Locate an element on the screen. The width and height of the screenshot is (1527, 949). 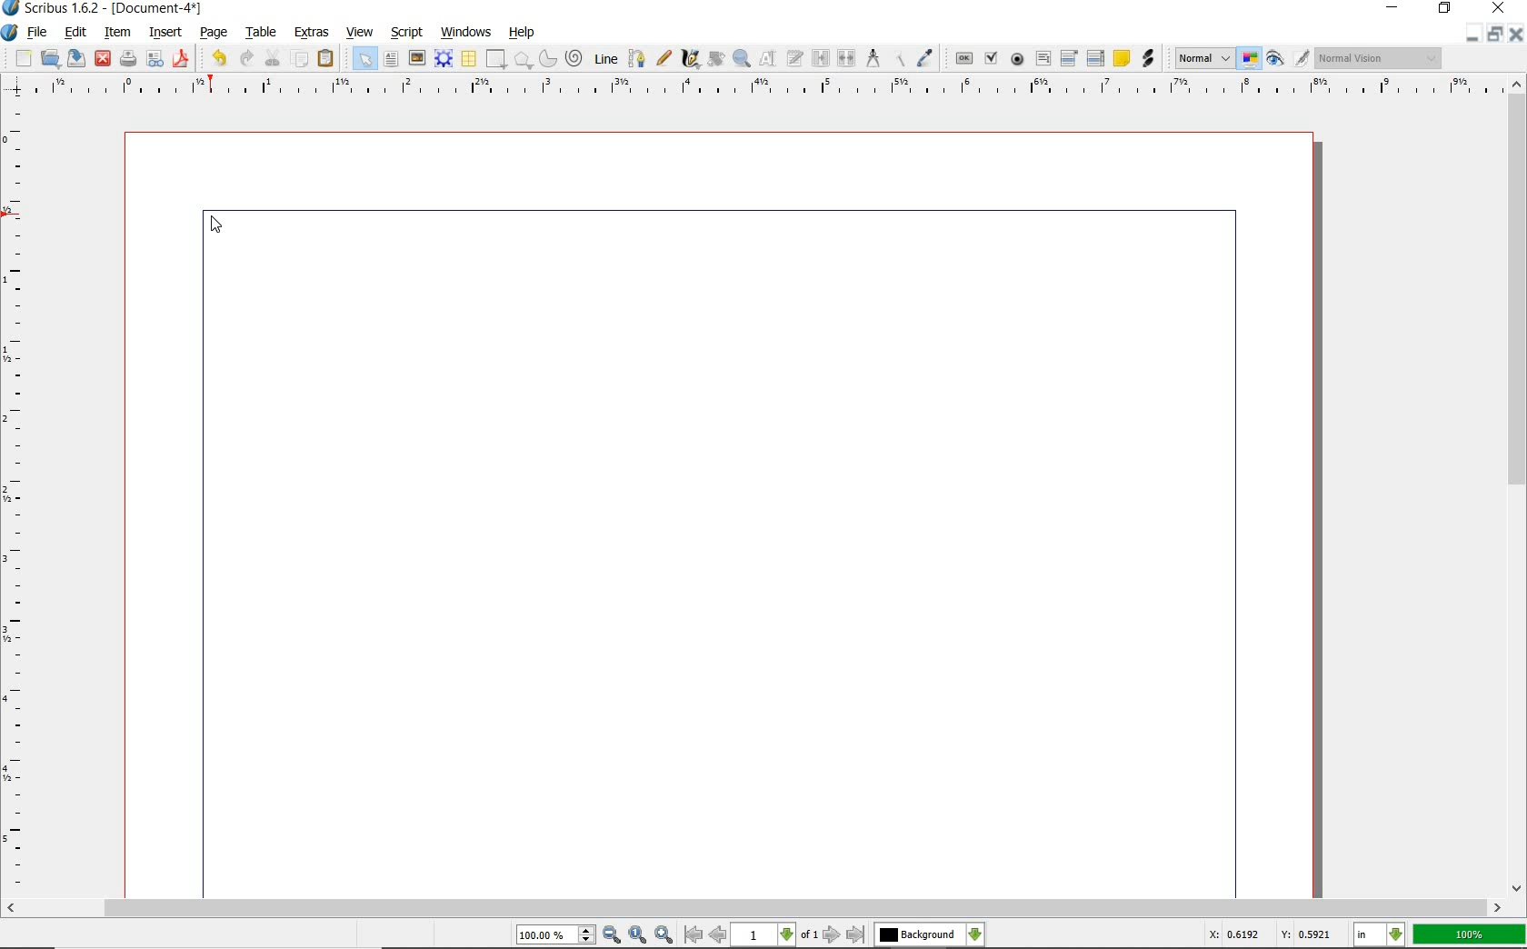
copy is located at coordinates (301, 59).